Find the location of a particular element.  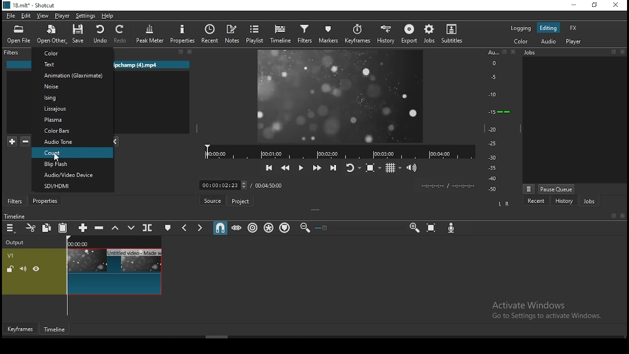

split at playhead is located at coordinates (147, 227).